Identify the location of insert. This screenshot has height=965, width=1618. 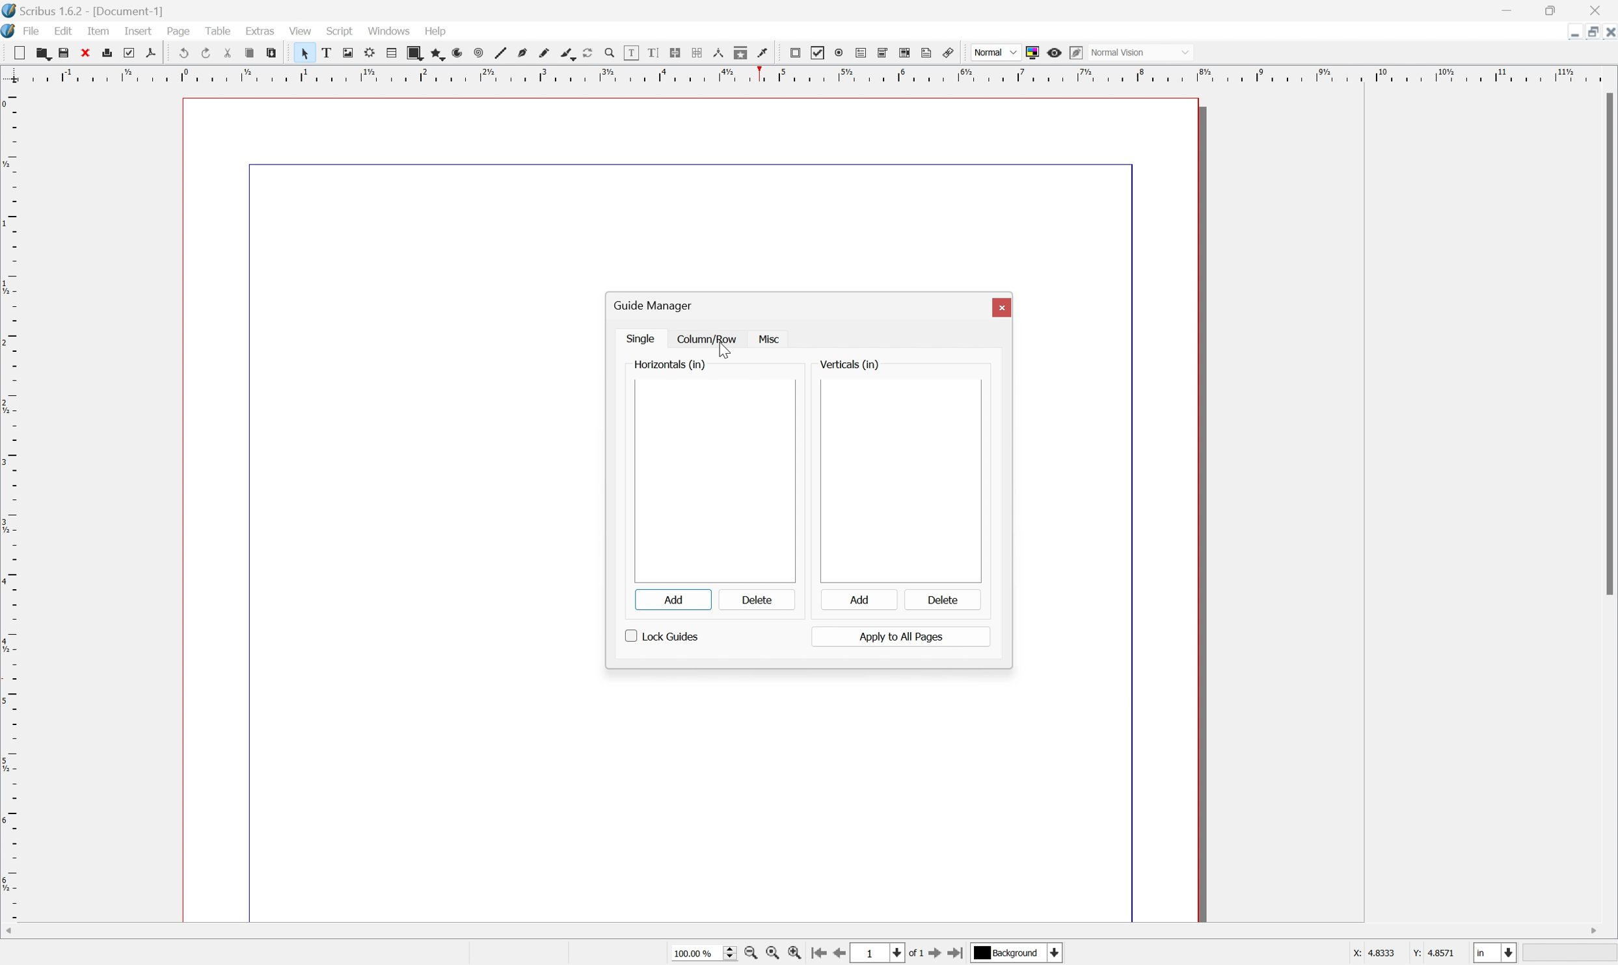
(139, 31).